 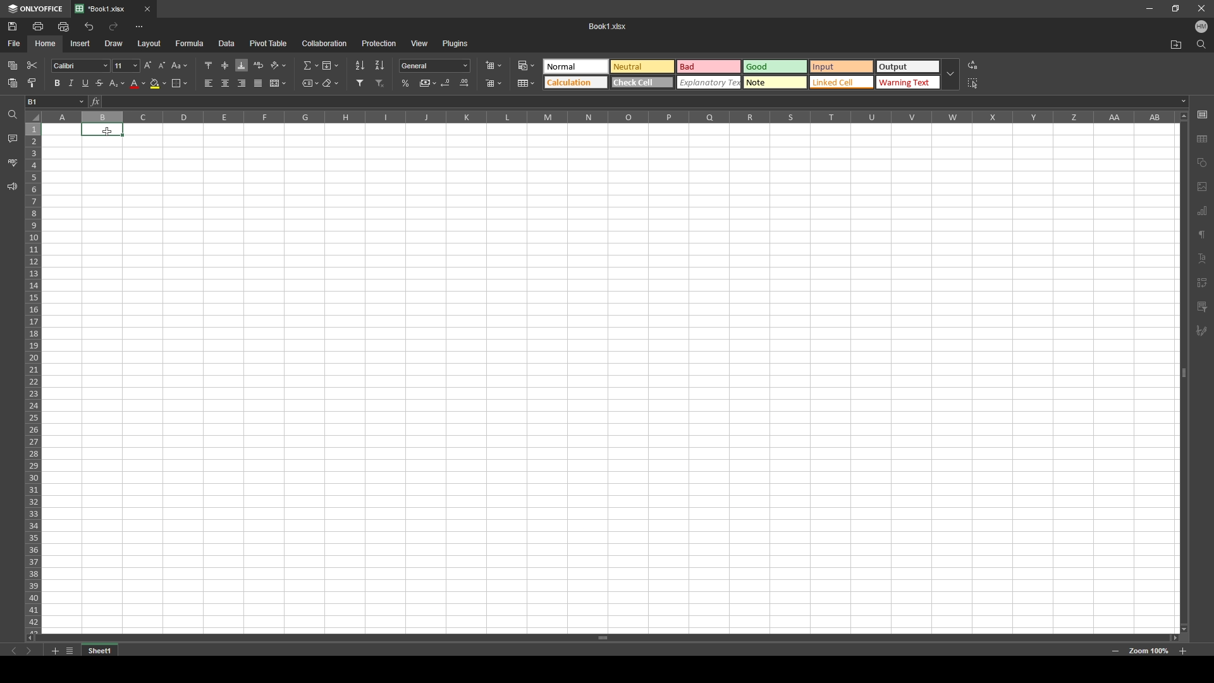 I want to click on home, so click(x=47, y=43).